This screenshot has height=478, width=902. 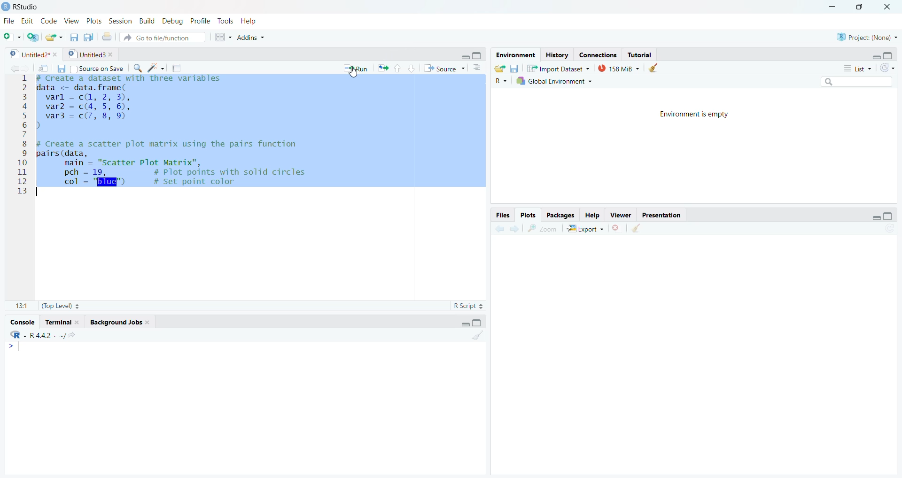 What do you see at coordinates (499, 68) in the screenshot?
I see `Load workspace` at bounding box center [499, 68].